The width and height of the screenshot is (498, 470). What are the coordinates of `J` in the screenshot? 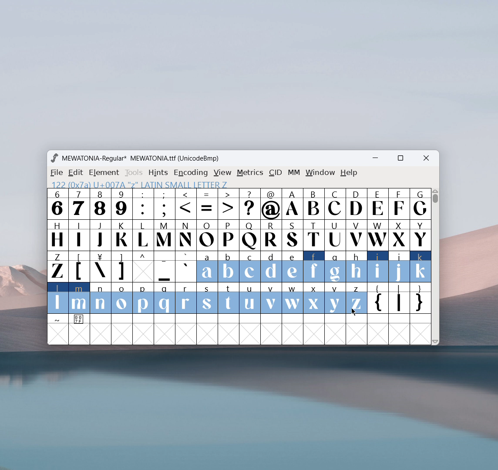 It's located at (101, 234).